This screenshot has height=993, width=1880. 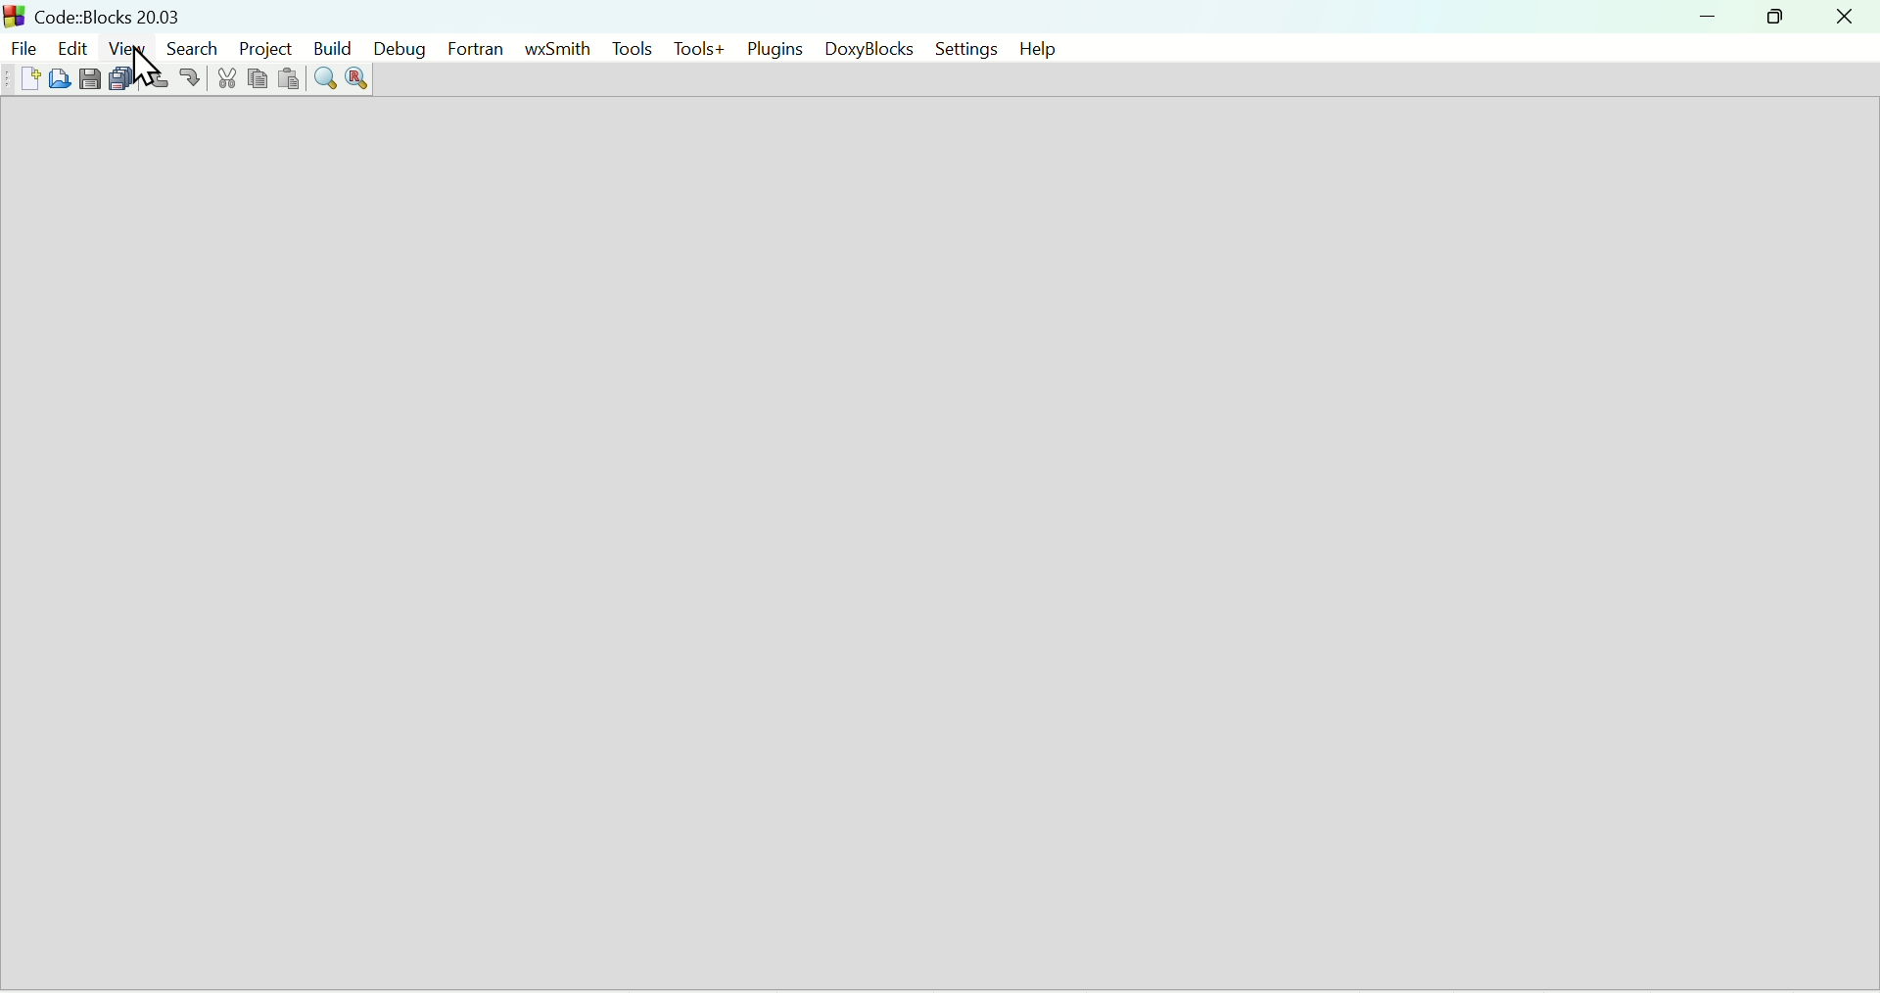 What do you see at coordinates (254, 81) in the screenshot?
I see `Copy` at bounding box center [254, 81].